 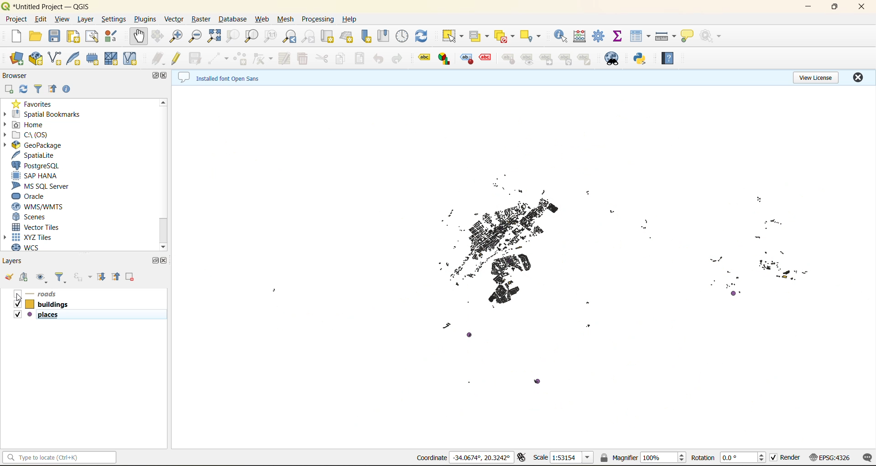 I want to click on redo, so click(x=397, y=58).